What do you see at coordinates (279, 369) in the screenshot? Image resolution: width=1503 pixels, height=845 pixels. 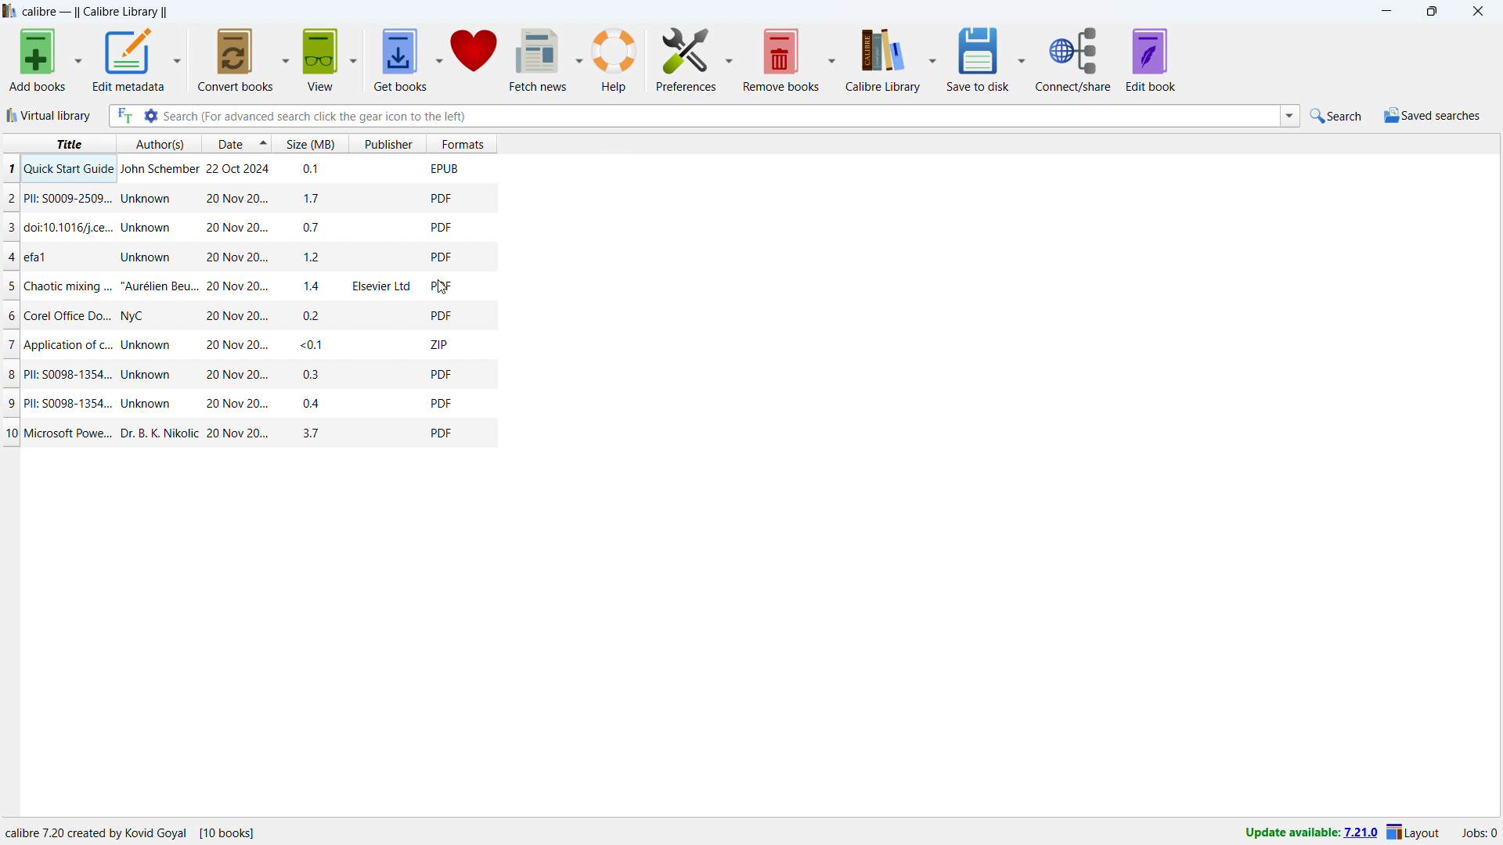 I see `8 PII: S0098-1354... Unknown 20 Nov 20... 03 PDF` at bounding box center [279, 369].